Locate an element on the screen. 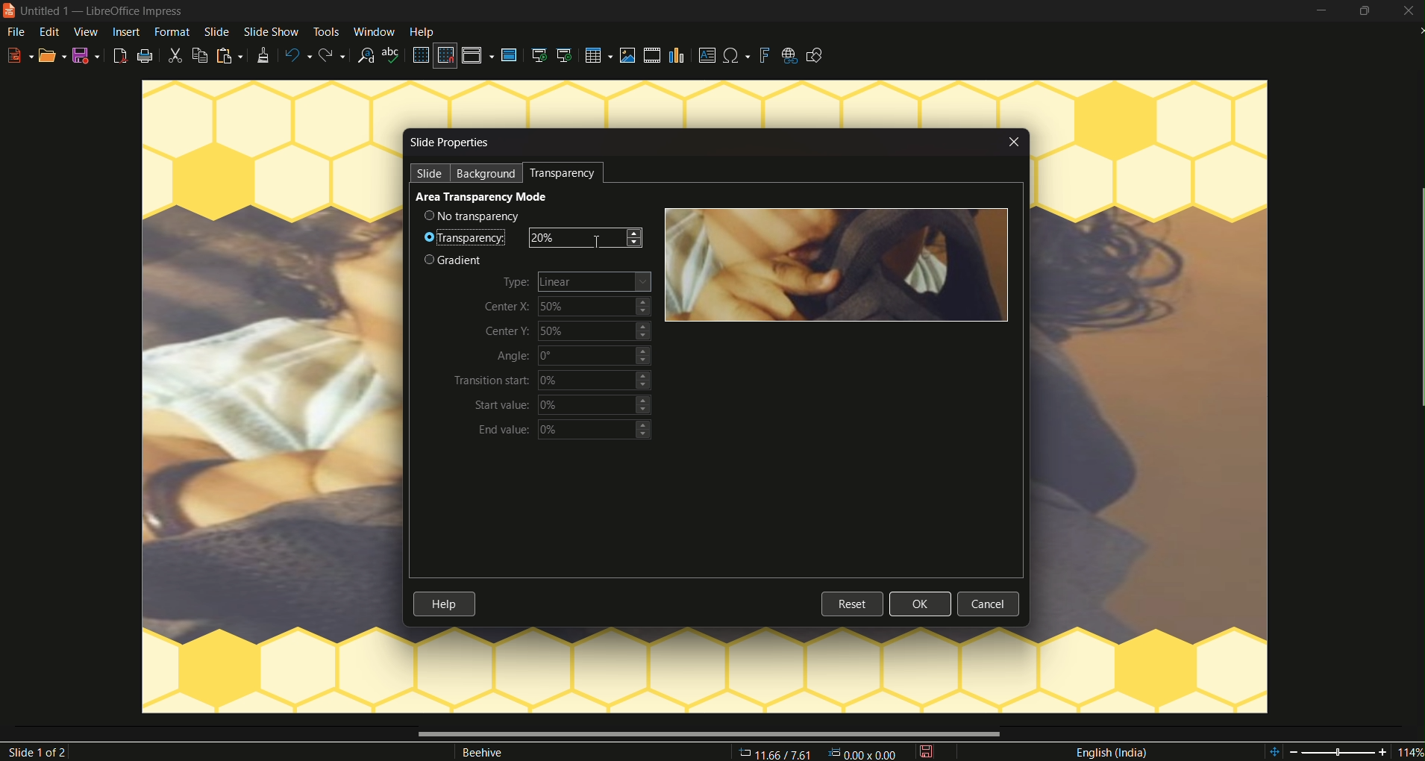 This screenshot has width=1425, height=761. show draw functions is located at coordinates (816, 56).